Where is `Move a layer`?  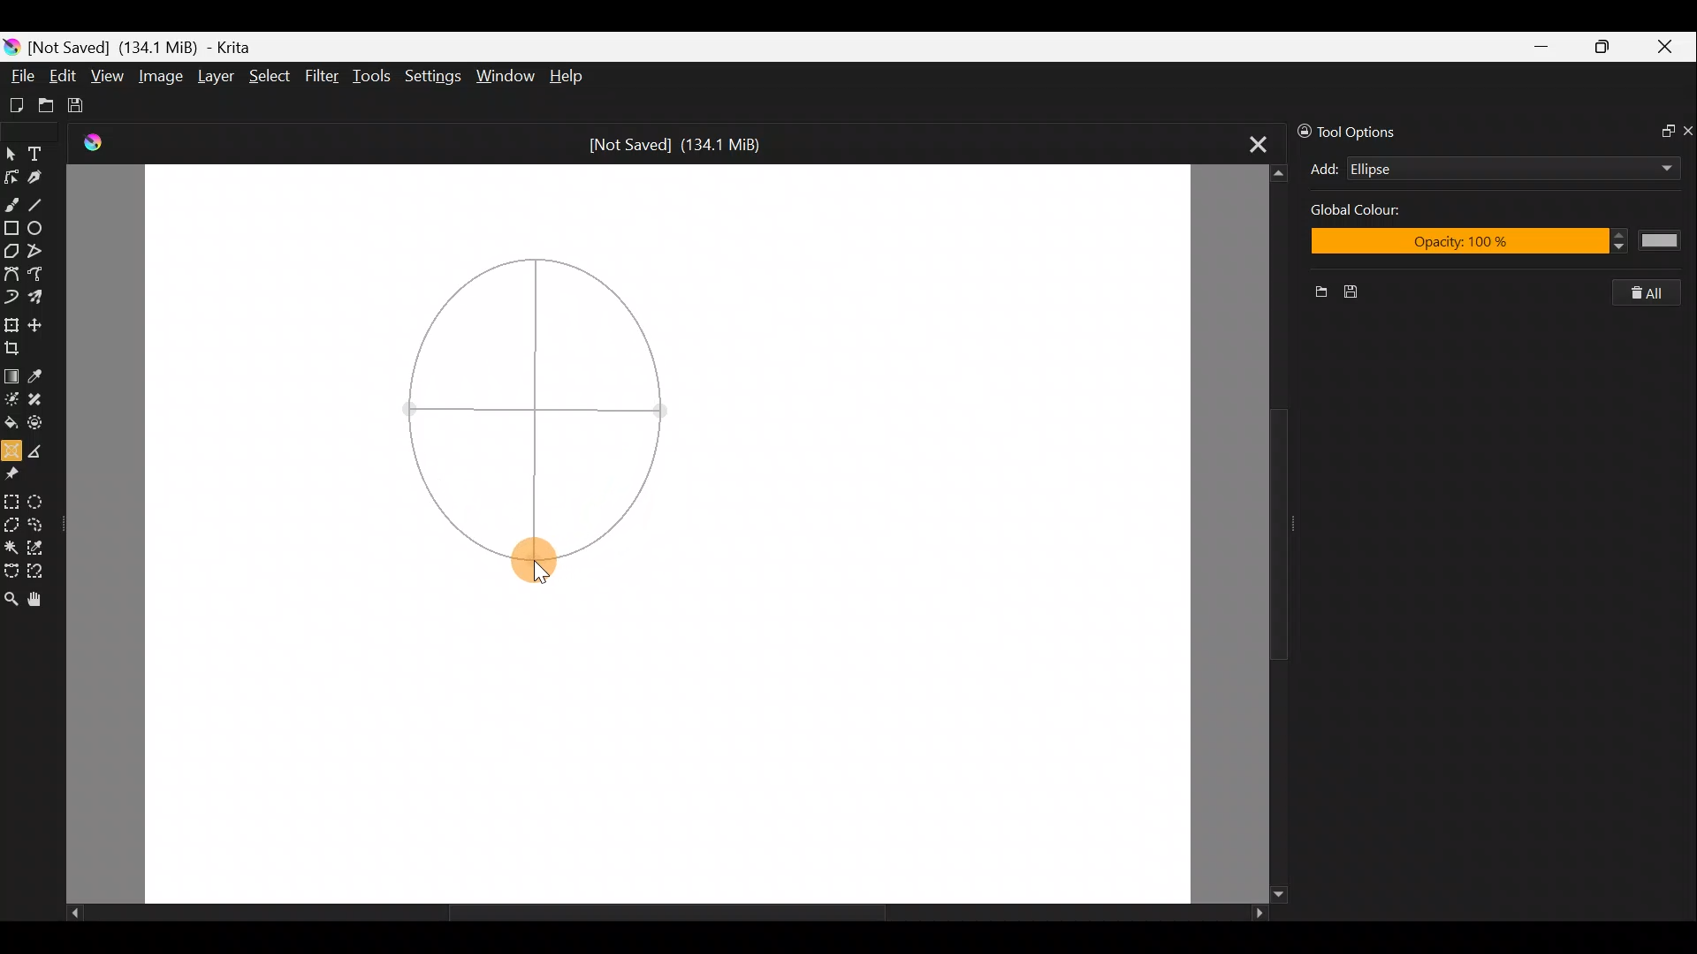 Move a layer is located at coordinates (39, 322).